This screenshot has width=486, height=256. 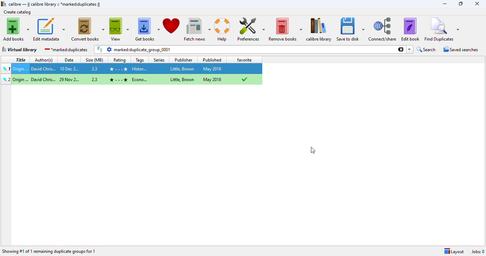 I want to click on rating, so click(x=118, y=59).